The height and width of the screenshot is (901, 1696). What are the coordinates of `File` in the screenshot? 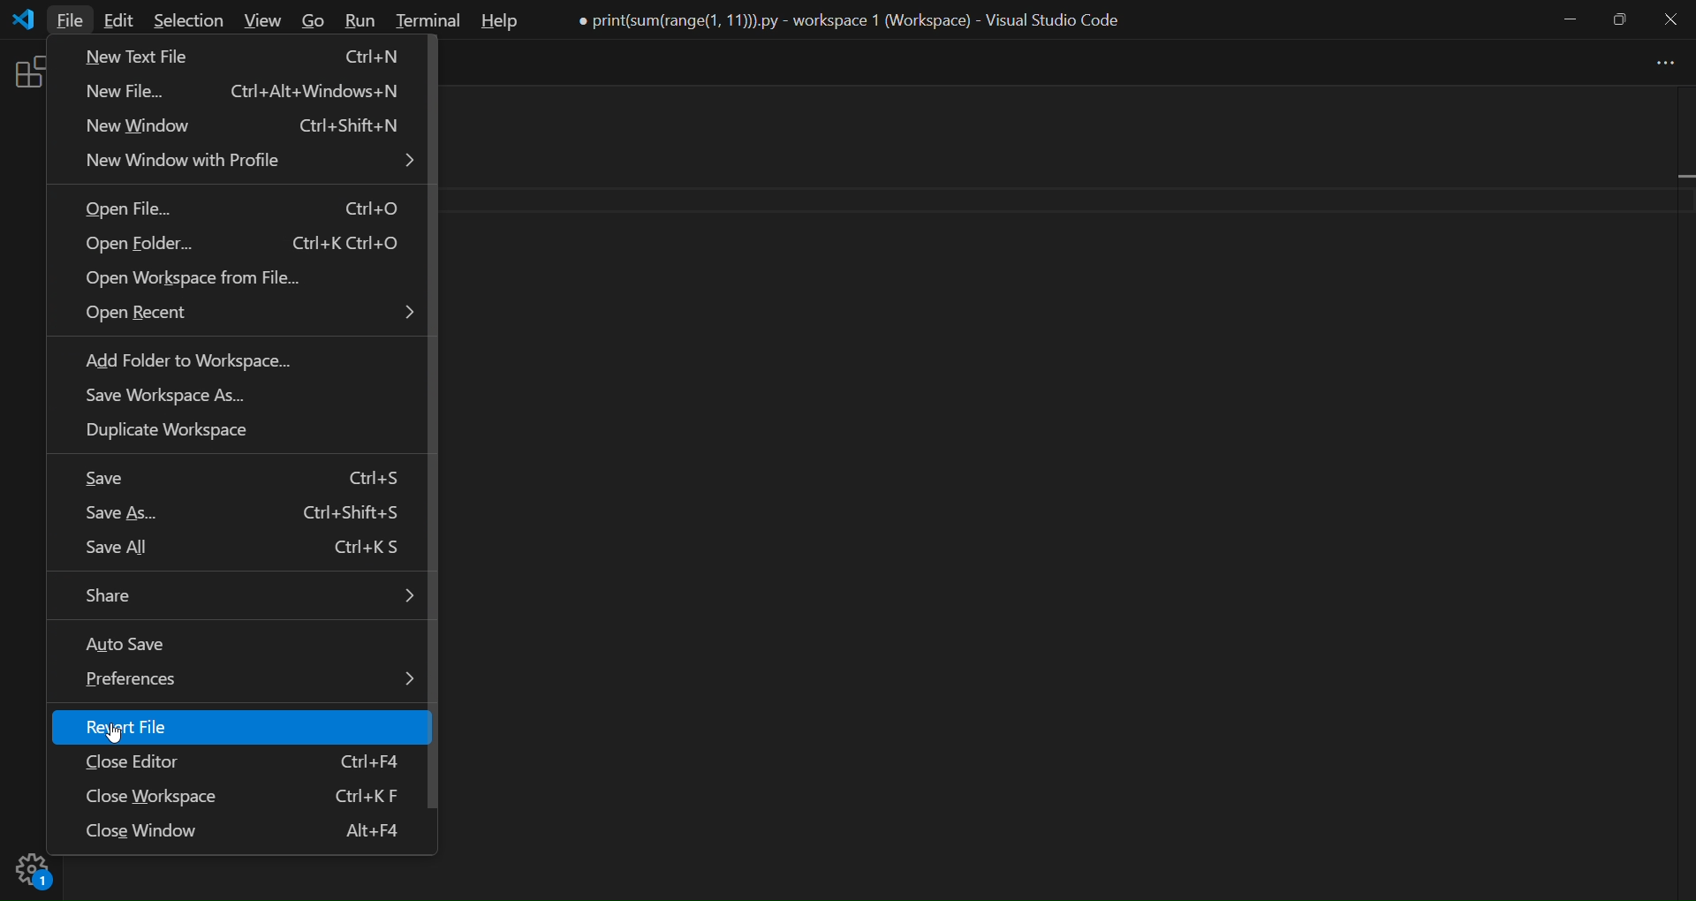 It's located at (69, 20).